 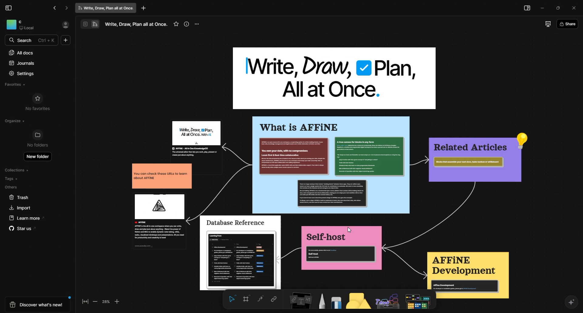 What do you see at coordinates (12, 187) in the screenshot?
I see `others` at bounding box center [12, 187].